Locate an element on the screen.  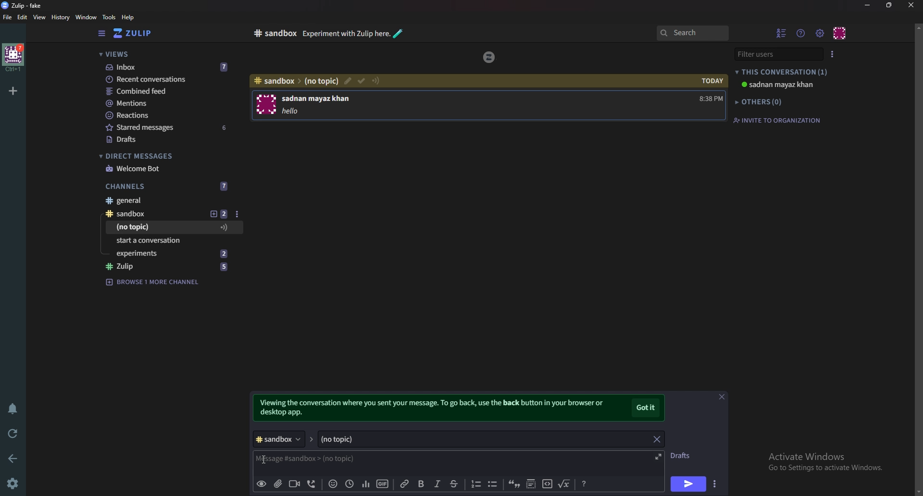
Bullet list is located at coordinates (494, 484).